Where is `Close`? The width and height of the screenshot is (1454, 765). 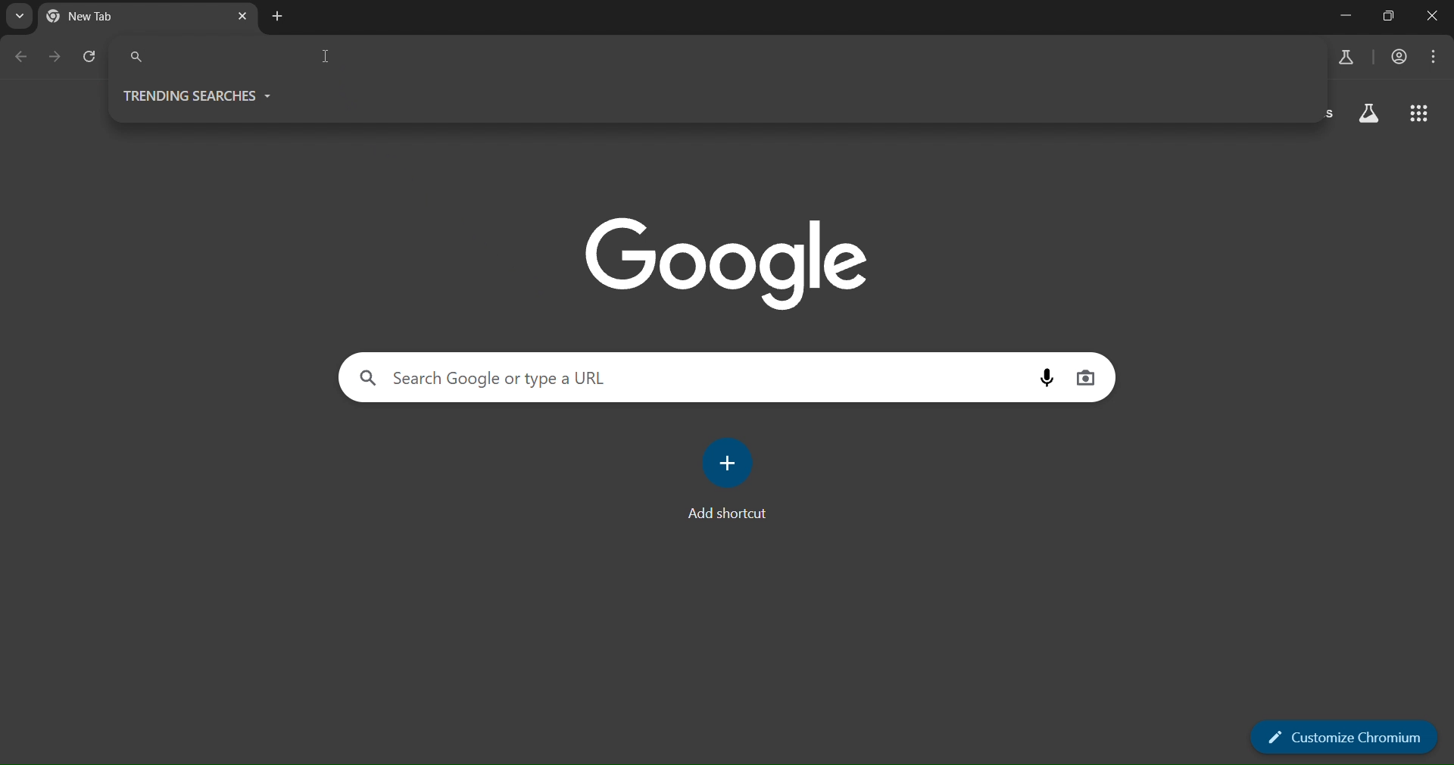 Close is located at coordinates (1435, 17).